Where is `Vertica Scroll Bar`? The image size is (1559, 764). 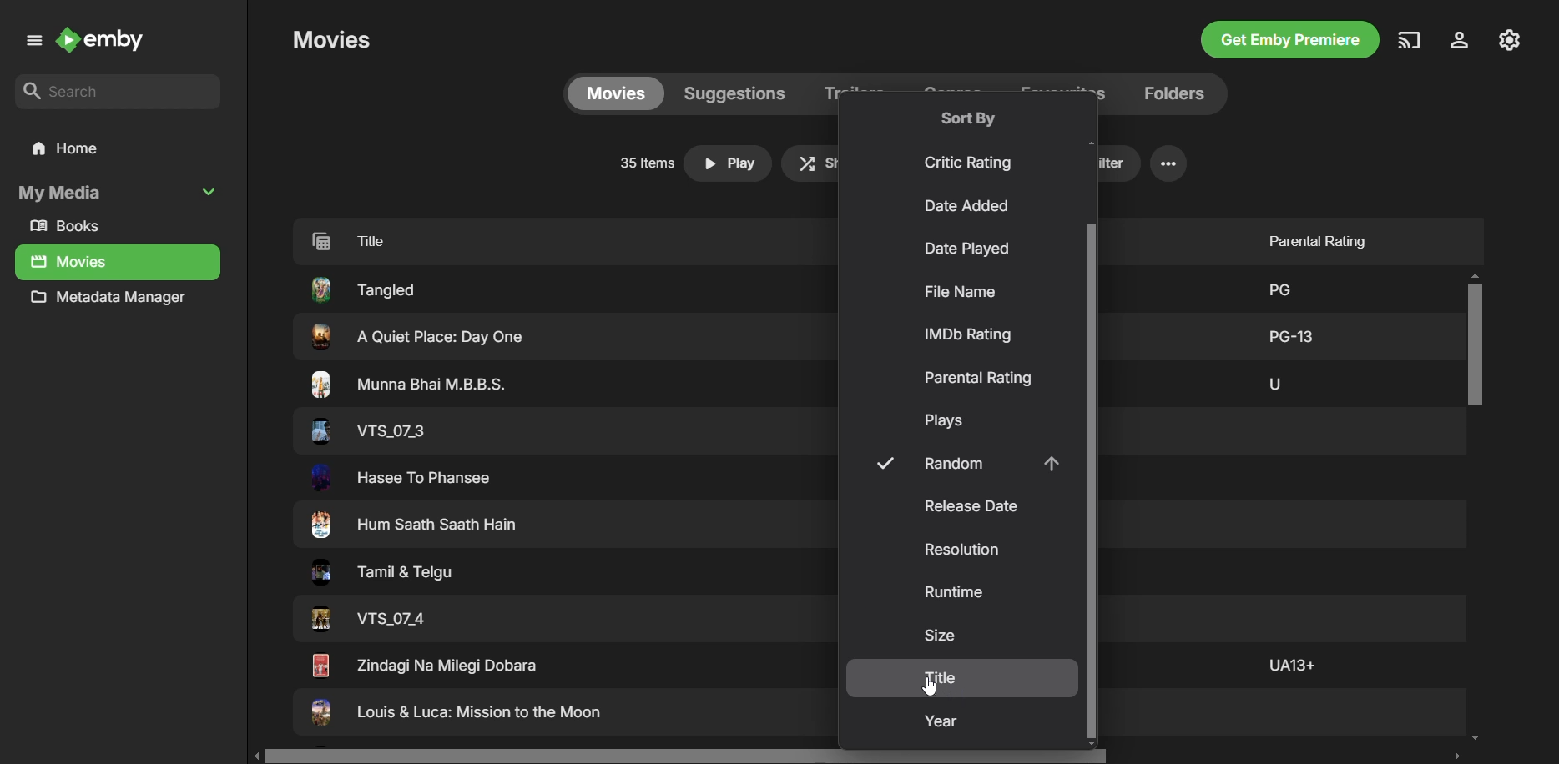 Vertica Scroll Bar is located at coordinates (1476, 509).